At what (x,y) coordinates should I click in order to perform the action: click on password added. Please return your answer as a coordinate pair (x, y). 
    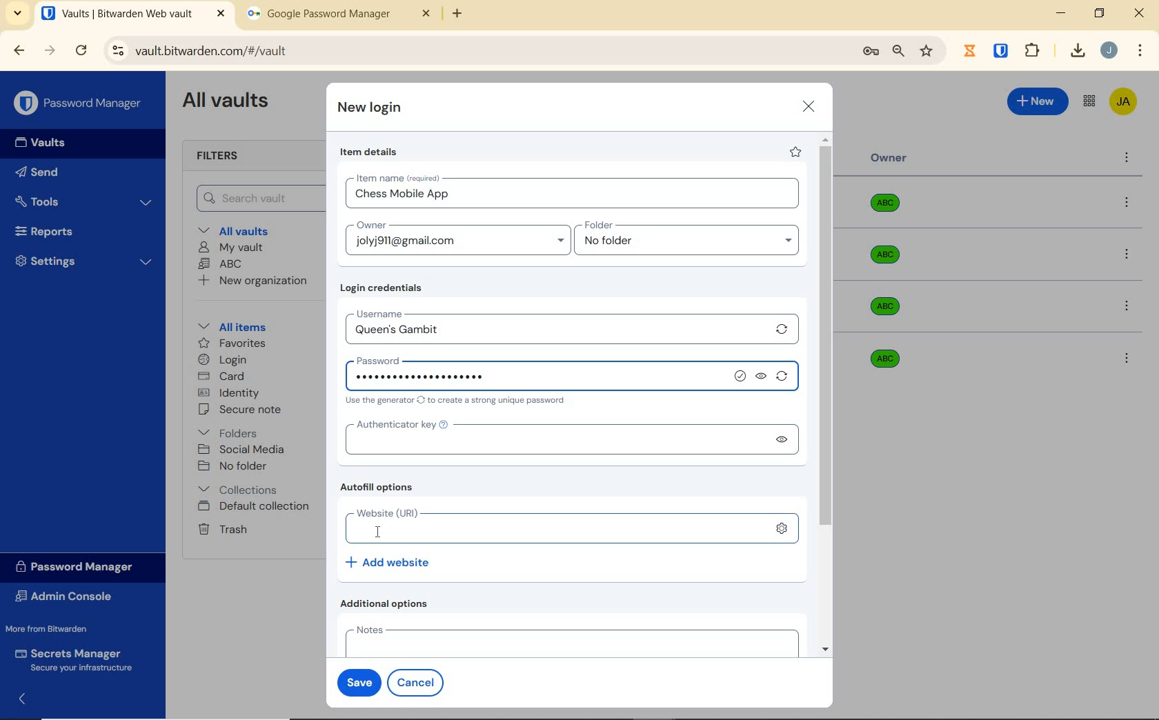
    Looking at the image, I should click on (539, 378).